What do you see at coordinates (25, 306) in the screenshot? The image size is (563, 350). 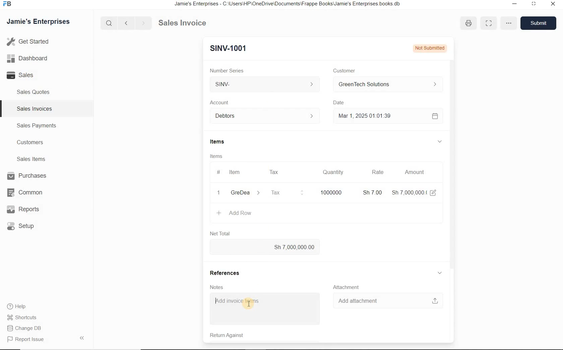 I see `) Help` at bounding box center [25, 306].